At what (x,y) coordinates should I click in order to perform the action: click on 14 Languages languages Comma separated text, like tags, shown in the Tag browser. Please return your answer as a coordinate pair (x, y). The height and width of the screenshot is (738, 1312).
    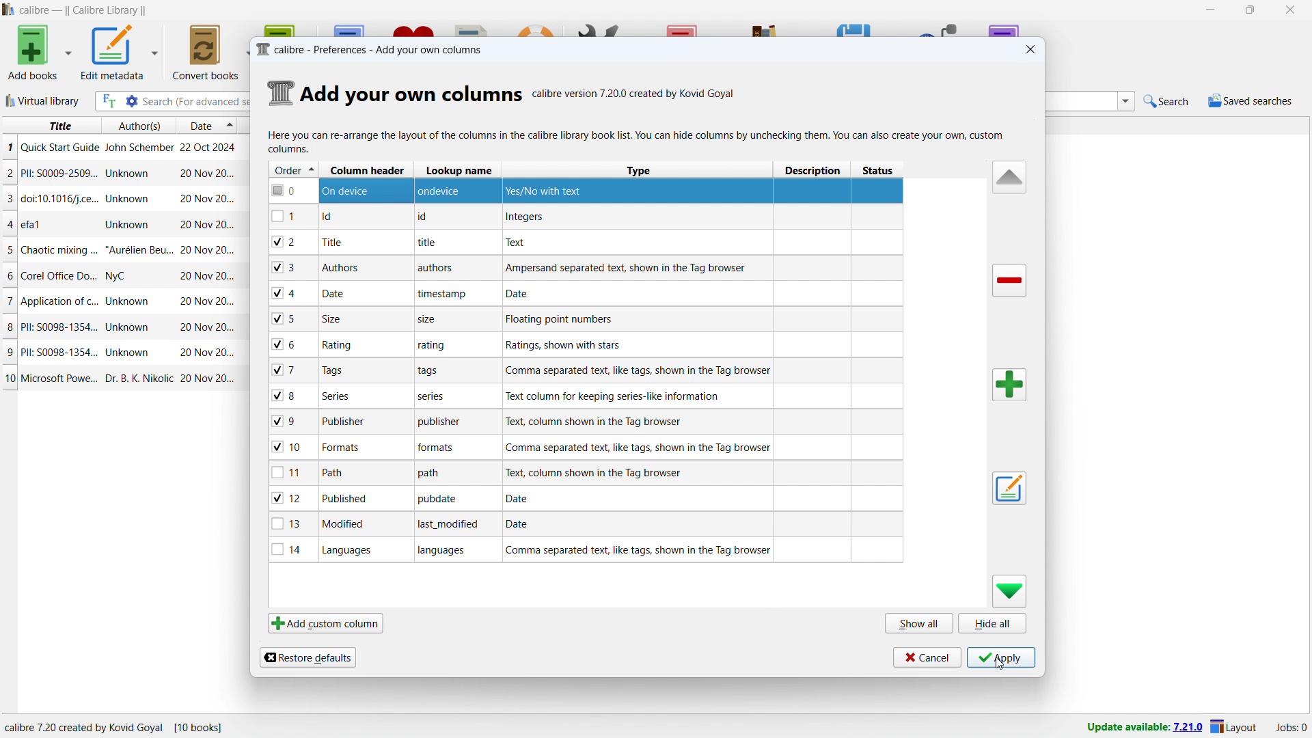
    Looking at the image, I should click on (588, 552).